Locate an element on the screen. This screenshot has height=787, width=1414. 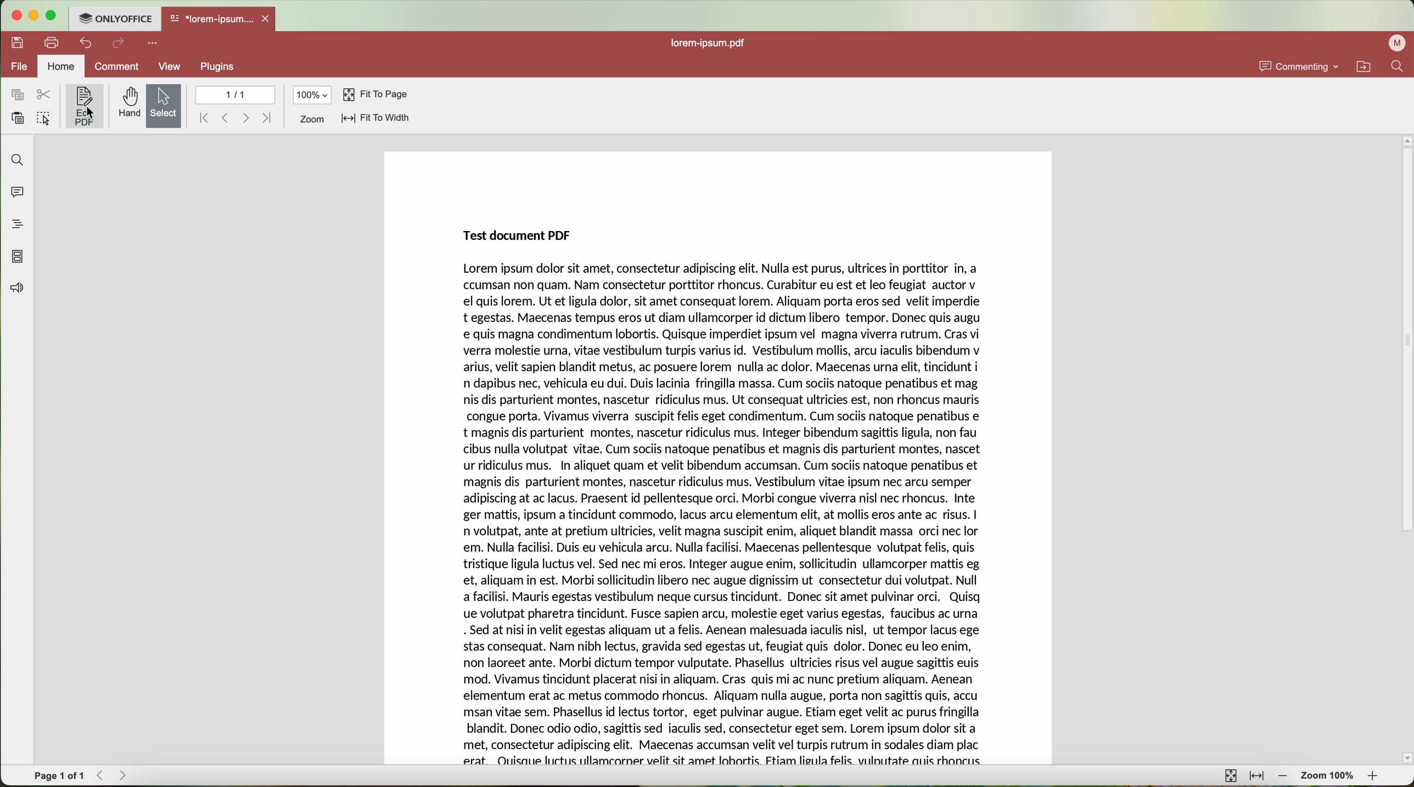
zoom is located at coordinates (311, 120).